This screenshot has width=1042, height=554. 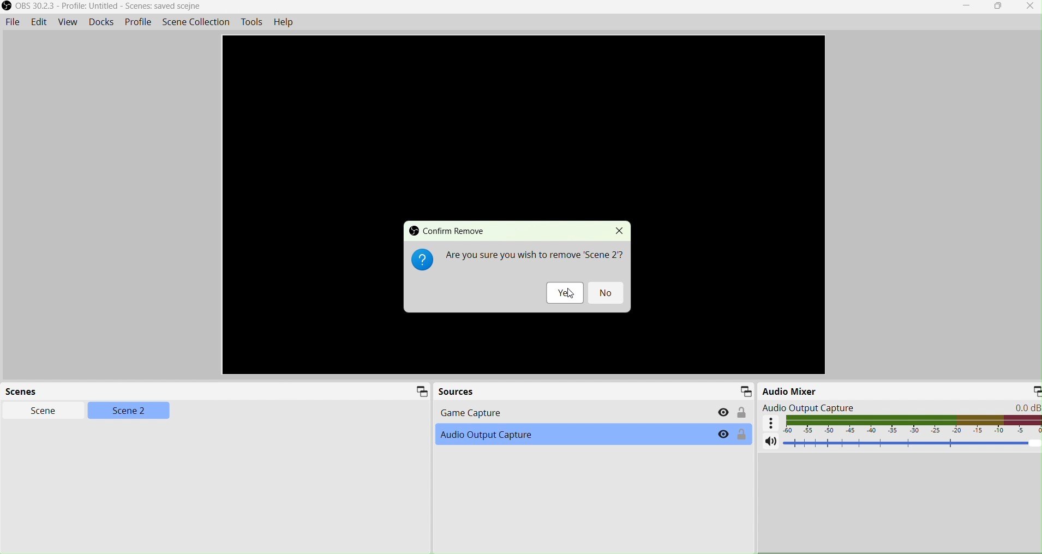 What do you see at coordinates (511, 437) in the screenshot?
I see `Audio Output Capture` at bounding box center [511, 437].